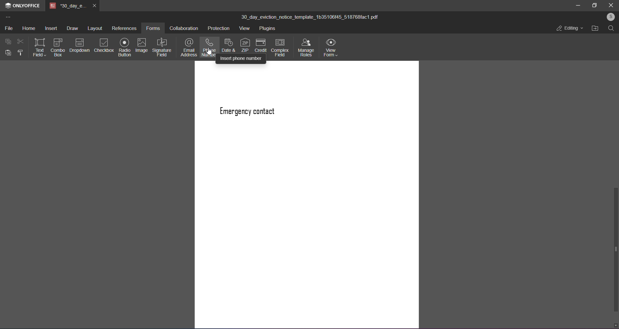 This screenshot has width=619, height=329. Describe the element at coordinates (206, 56) in the screenshot. I see `cursor` at that location.